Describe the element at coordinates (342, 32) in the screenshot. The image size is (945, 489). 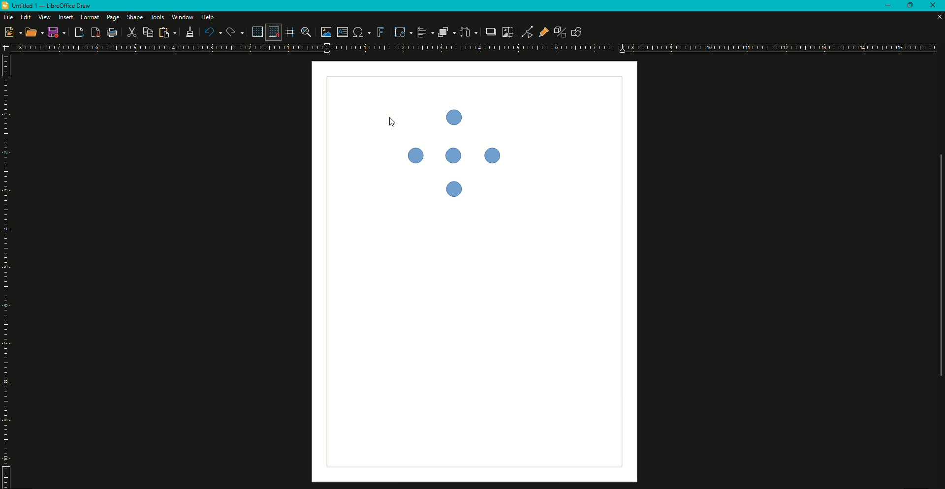
I see `Insert text box` at that location.